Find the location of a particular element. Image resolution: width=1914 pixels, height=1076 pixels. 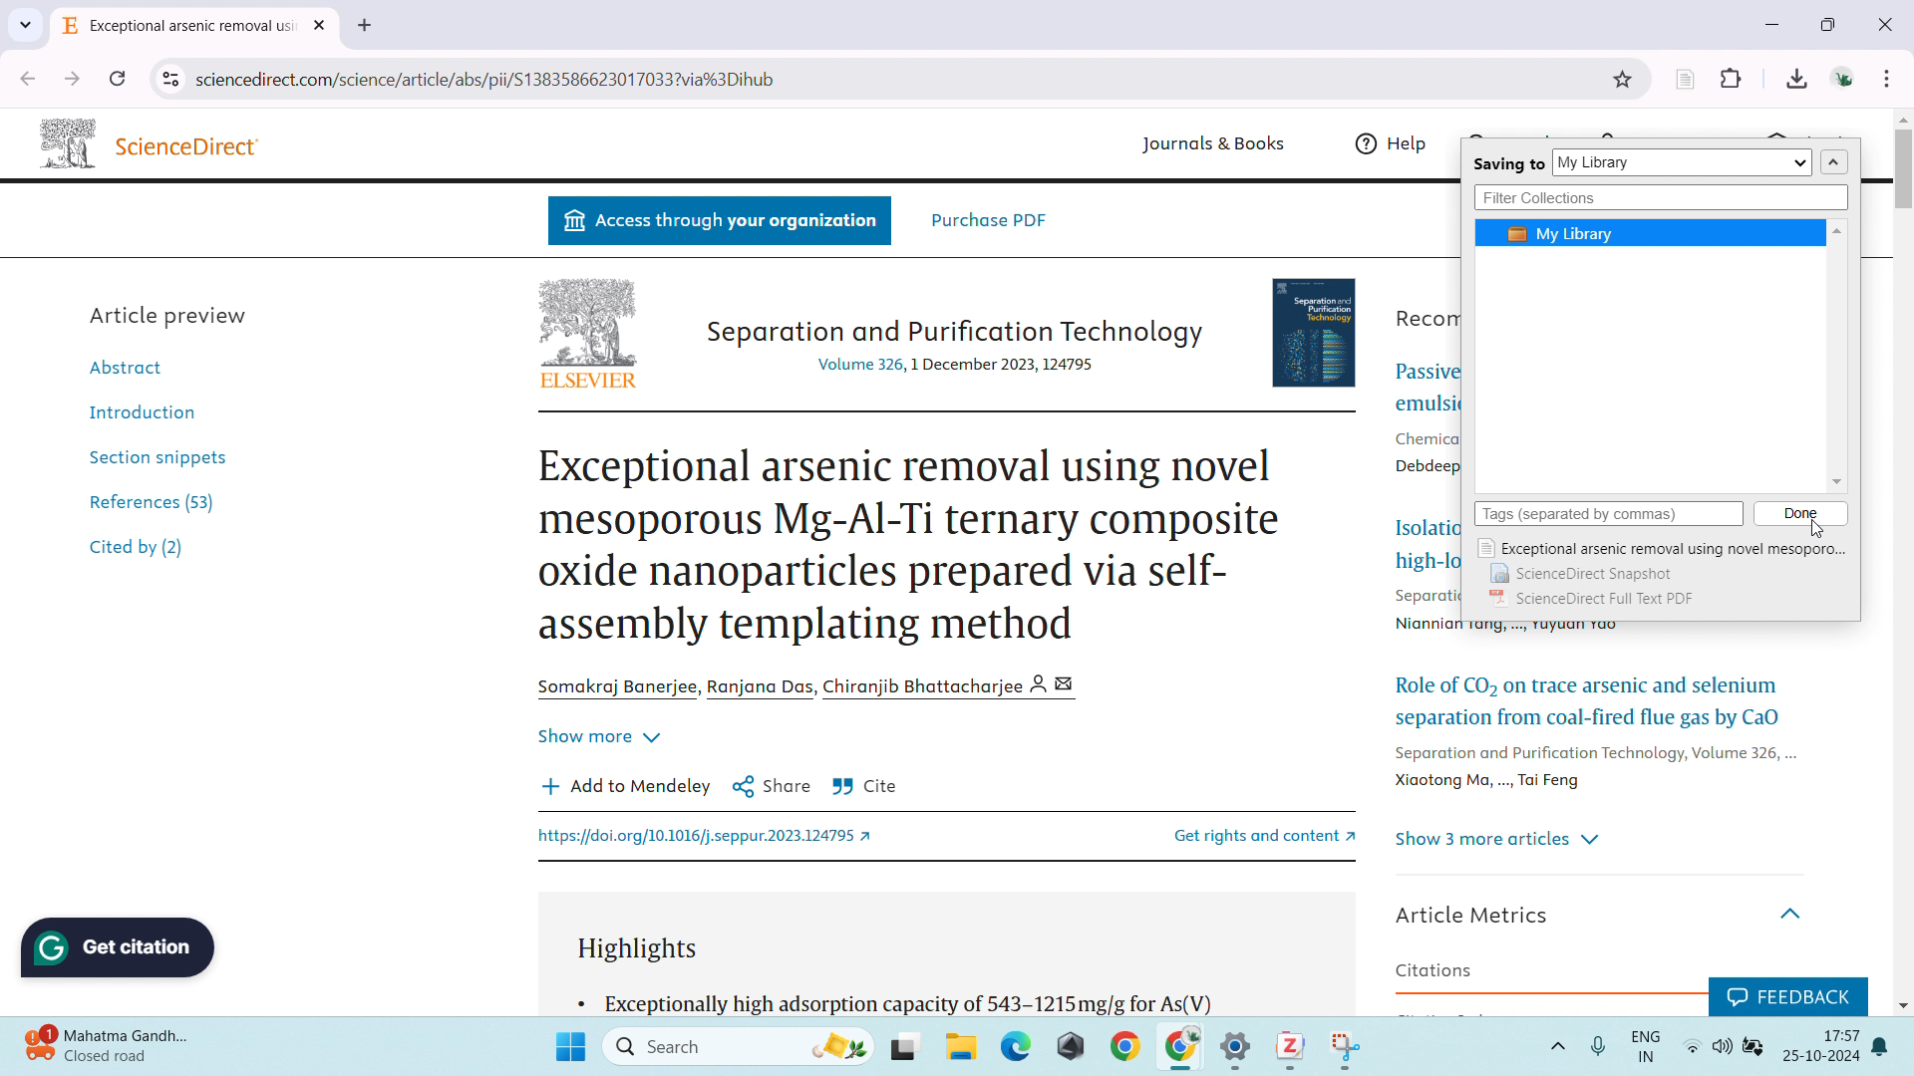

References (53) is located at coordinates (158, 499).